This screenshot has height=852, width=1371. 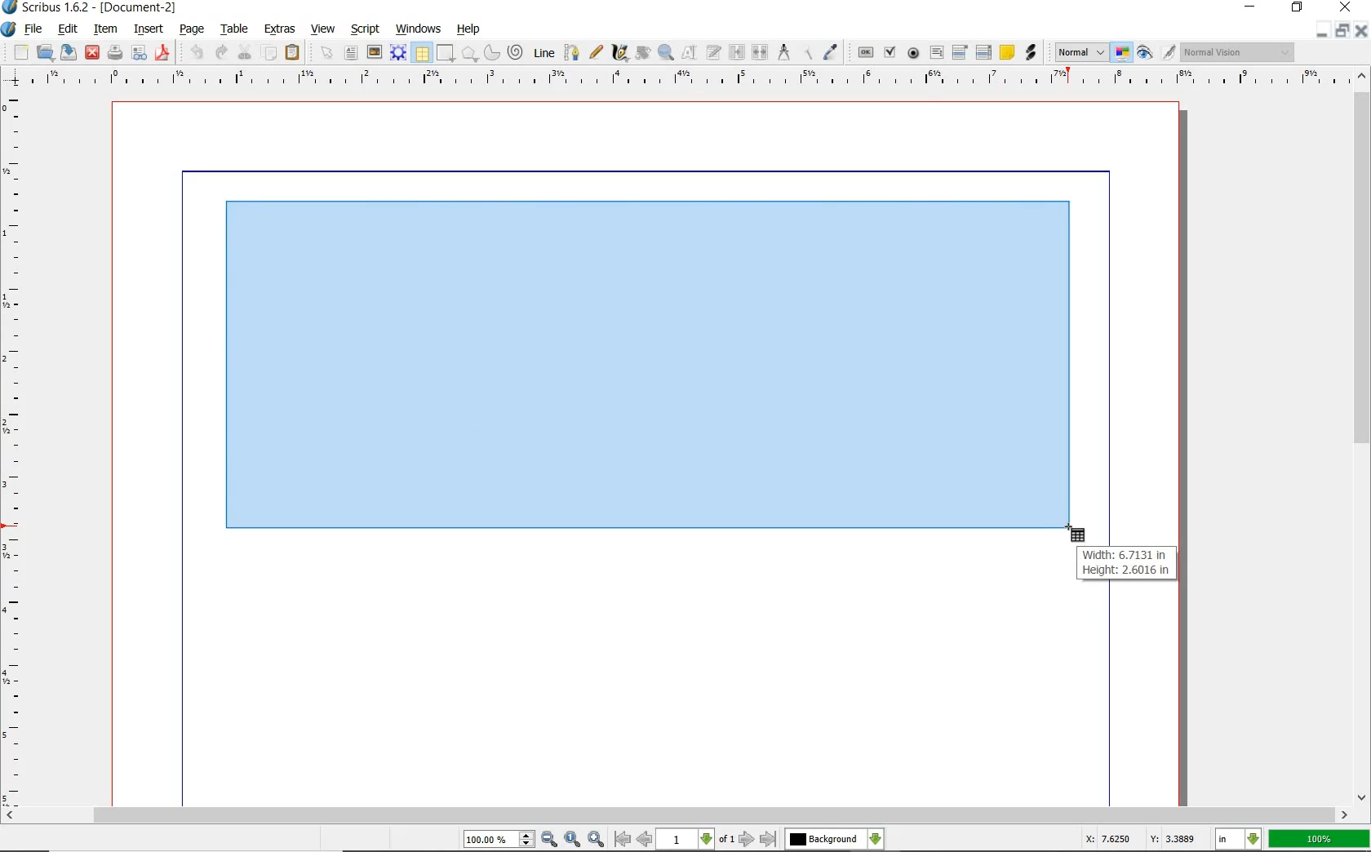 I want to click on scrollbar, so click(x=685, y=817).